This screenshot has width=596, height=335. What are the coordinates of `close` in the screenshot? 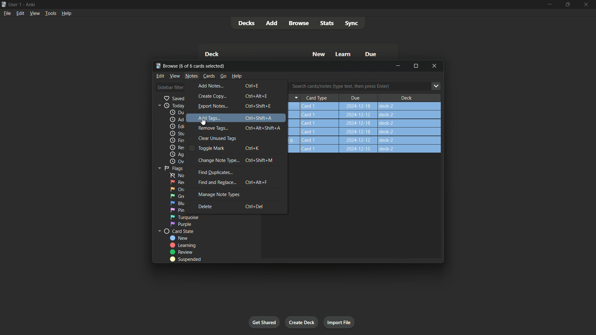 It's located at (587, 4).